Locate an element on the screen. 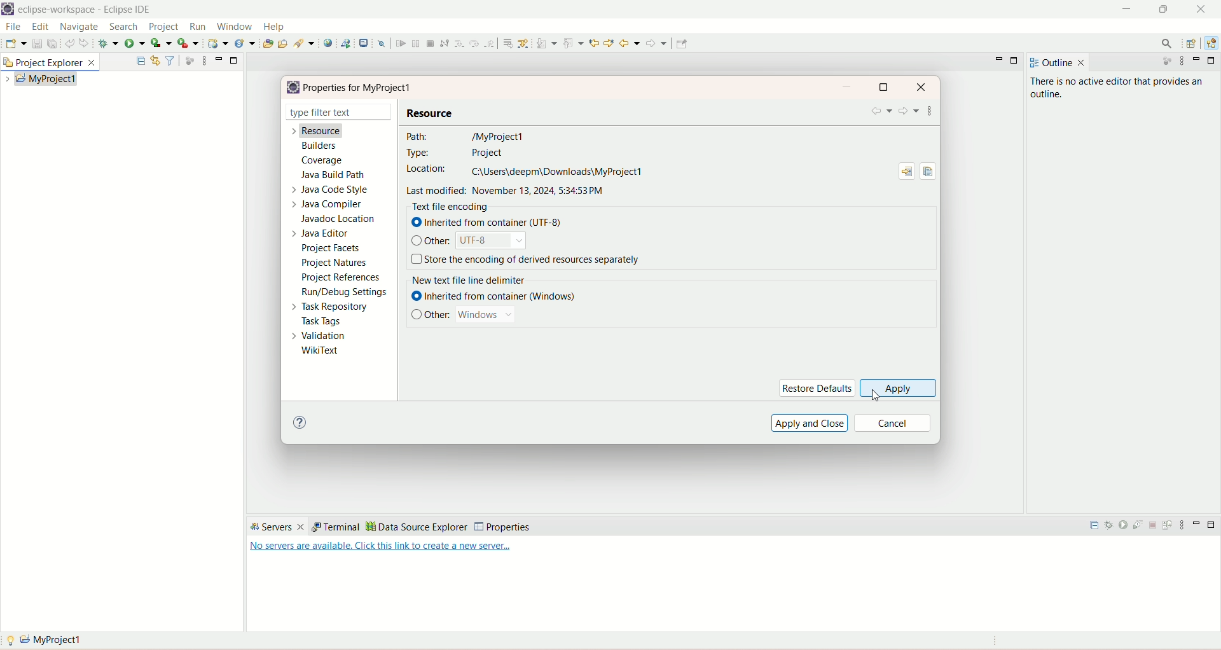  open a terminal is located at coordinates (364, 43).